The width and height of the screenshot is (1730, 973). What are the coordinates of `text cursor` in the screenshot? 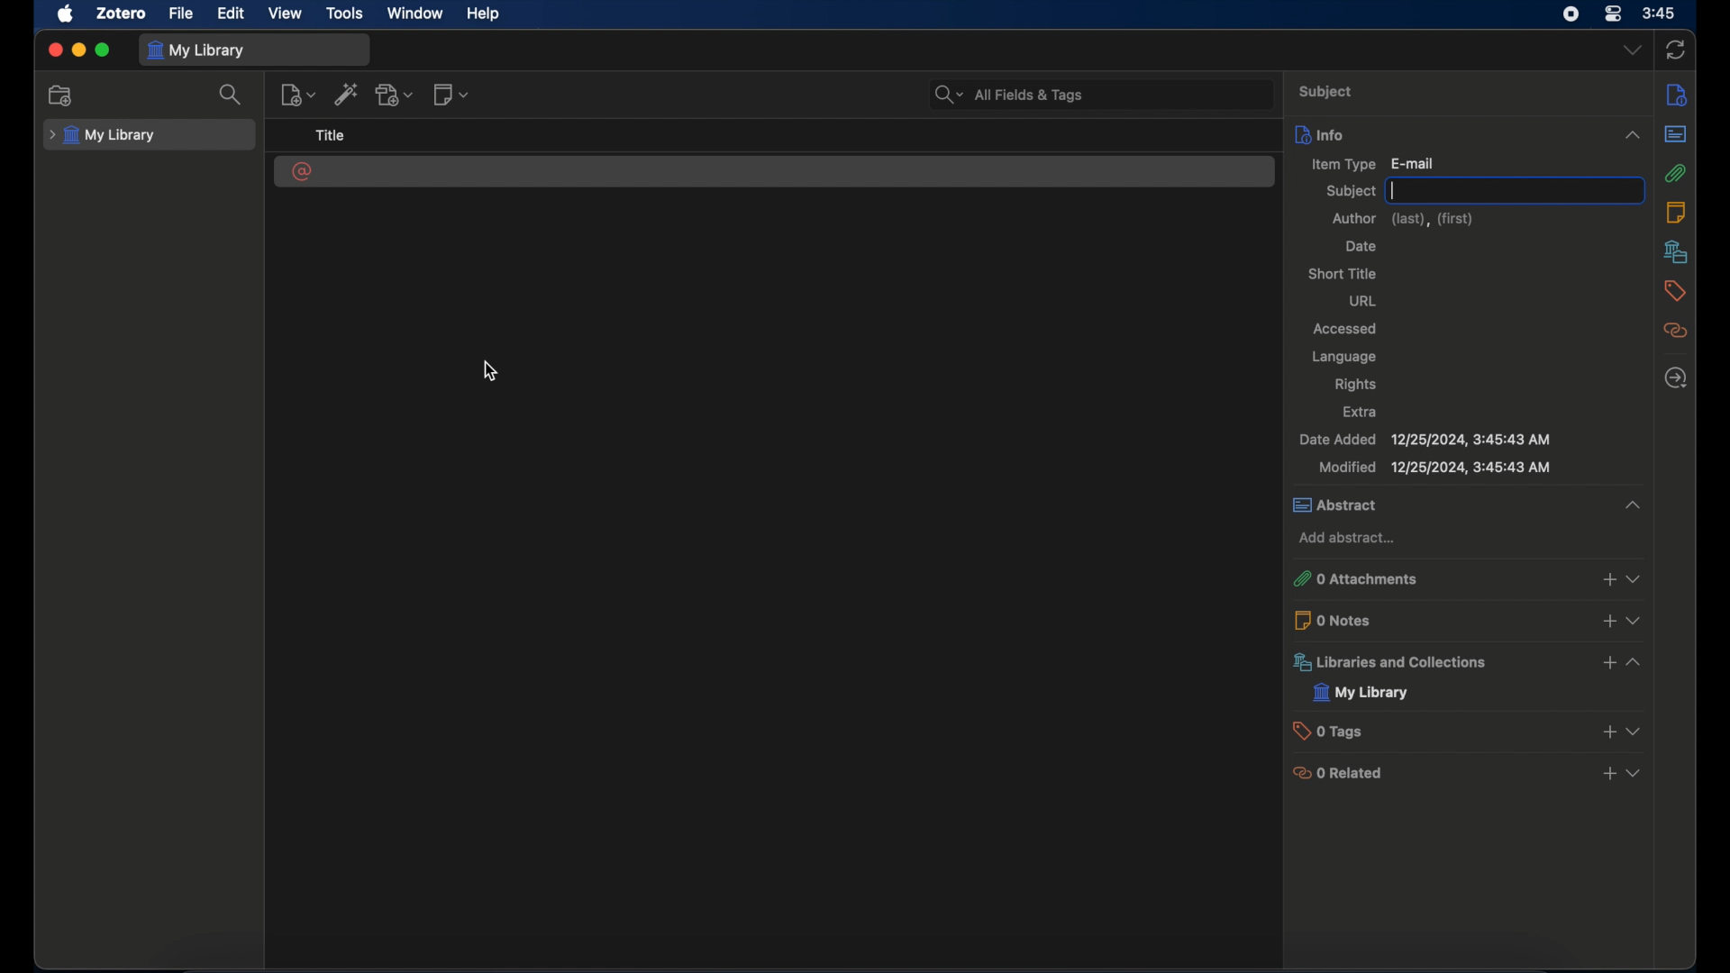 It's located at (1393, 190).